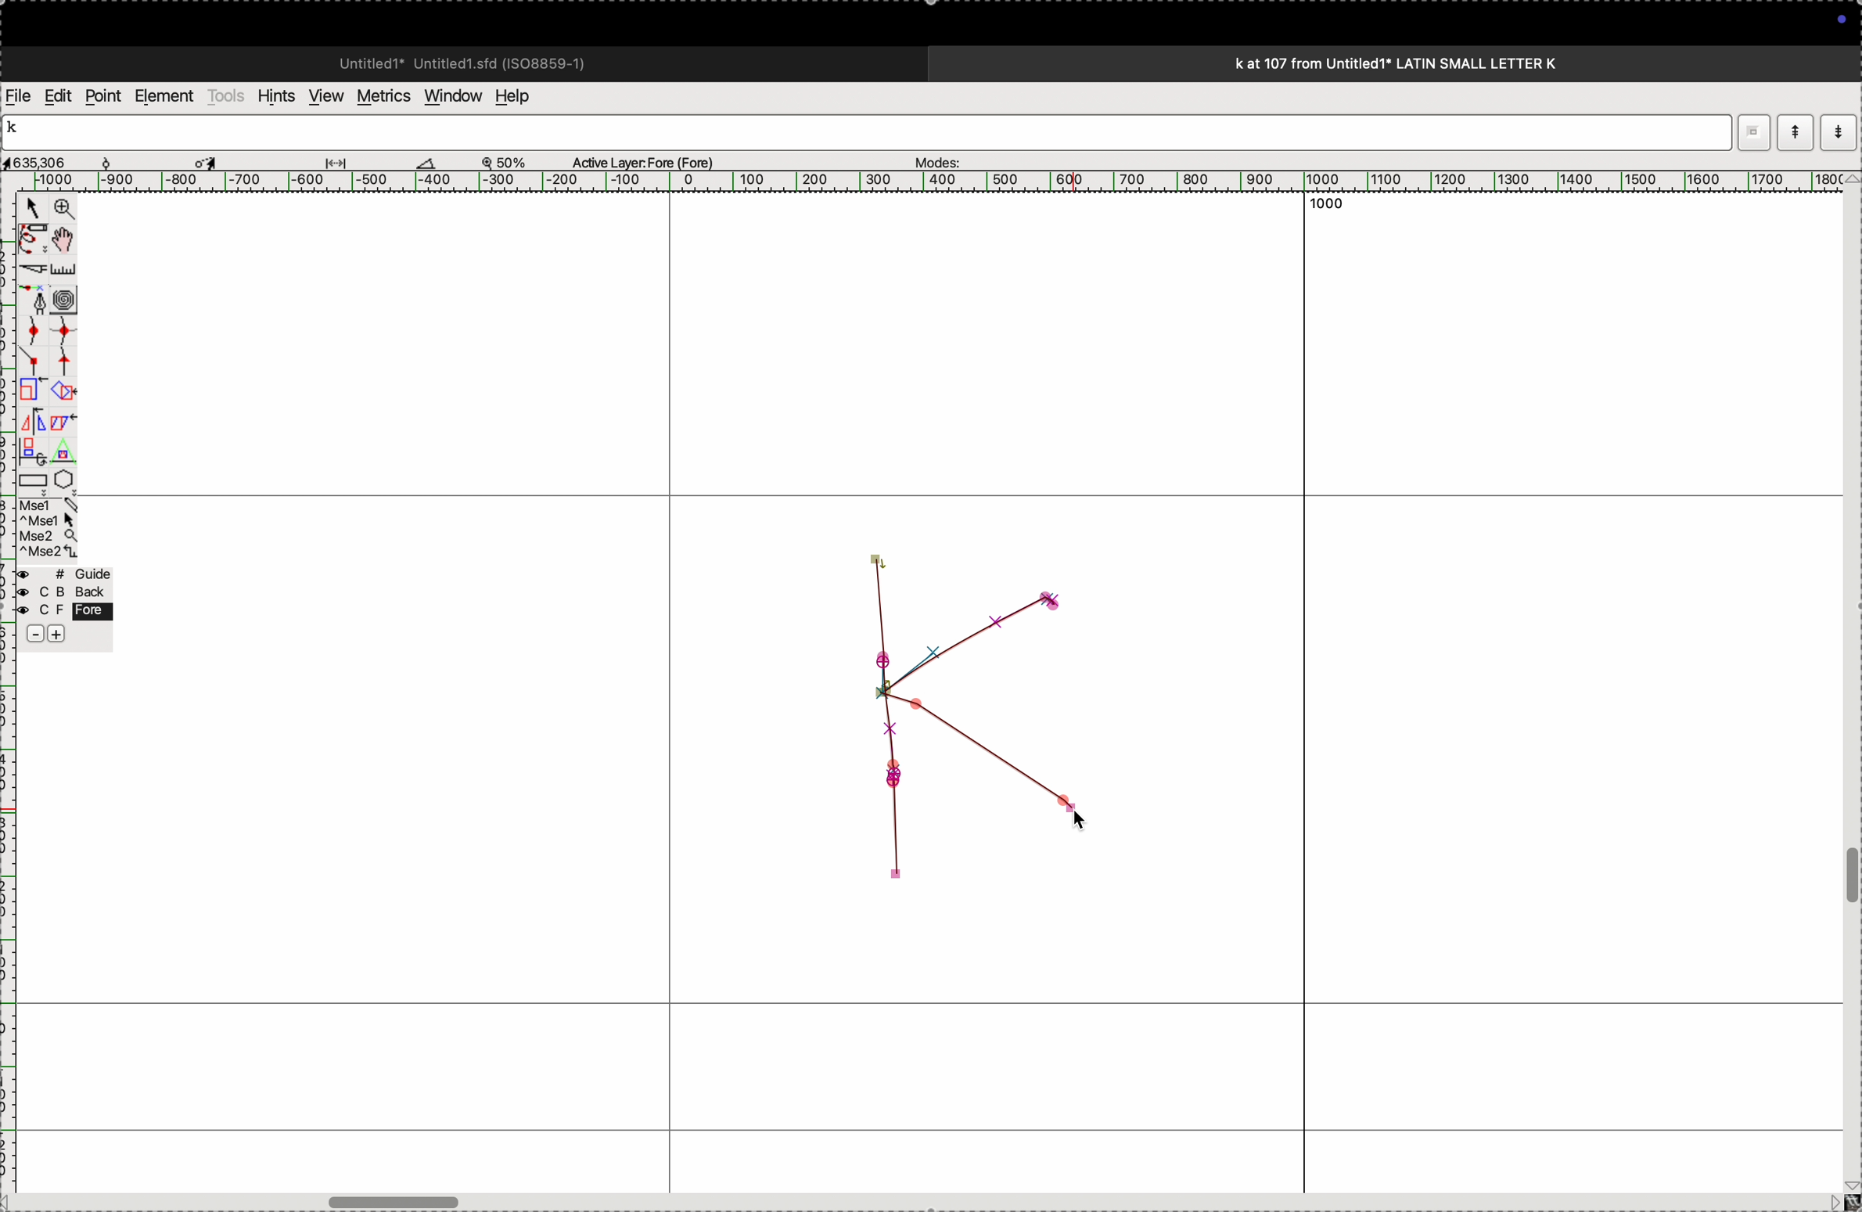 Image resolution: width=1862 pixels, height=1212 pixels. Describe the element at coordinates (1438, 63) in the screenshot. I see `title` at that location.